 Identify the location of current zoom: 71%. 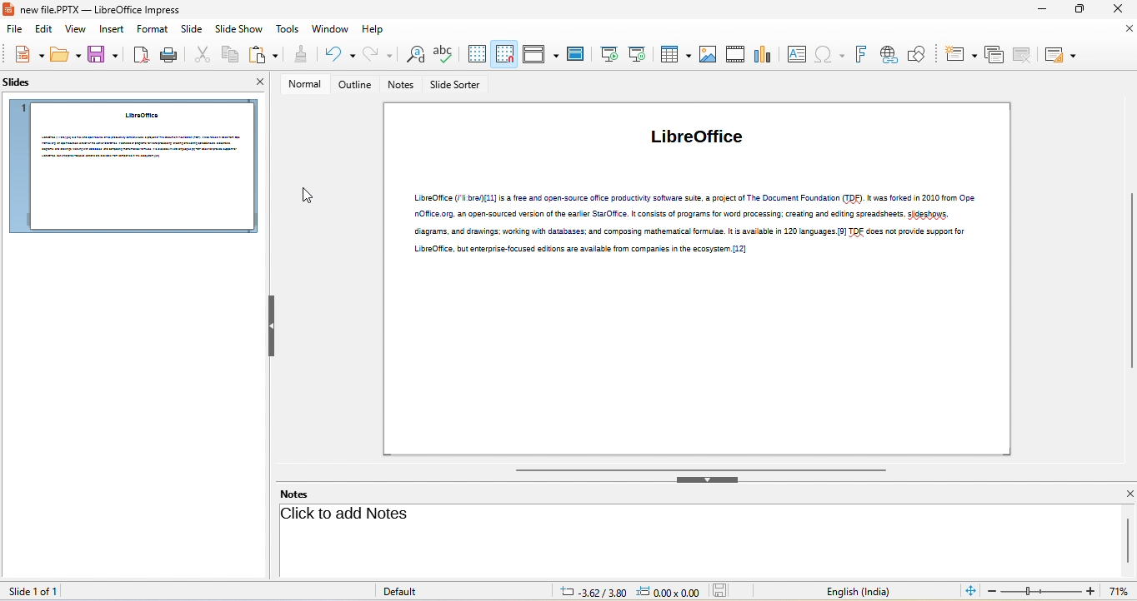
(1120, 590).